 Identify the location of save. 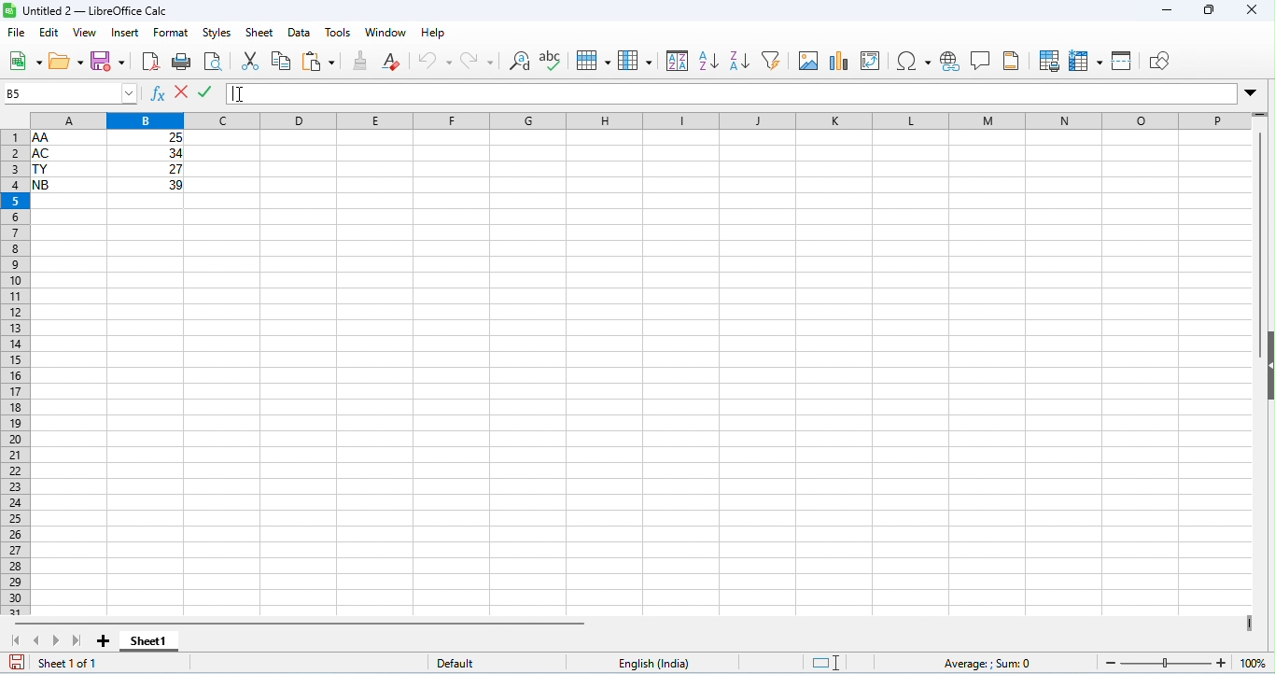
(110, 61).